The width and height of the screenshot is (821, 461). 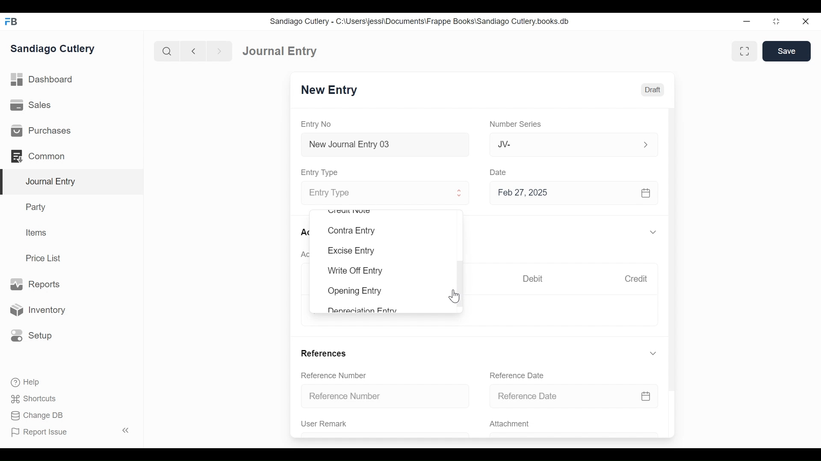 What do you see at coordinates (383, 397) in the screenshot?
I see `Reference Number` at bounding box center [383, 397].